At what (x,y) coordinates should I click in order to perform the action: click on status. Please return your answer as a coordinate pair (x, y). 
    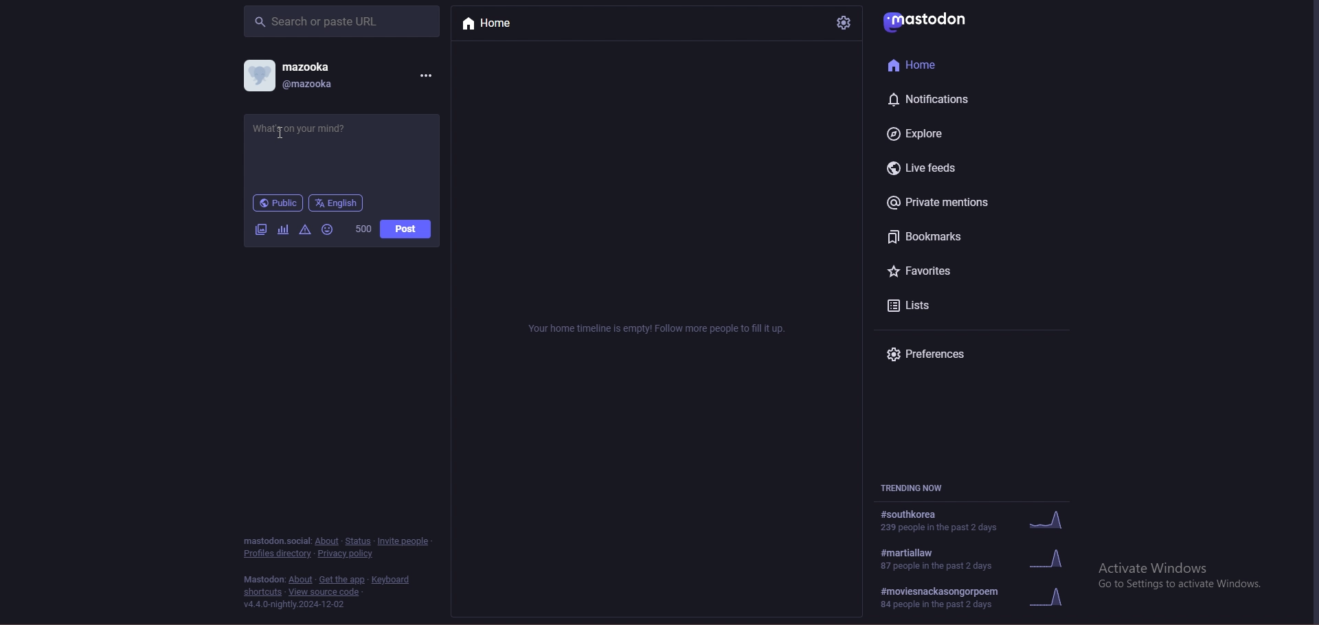
    Looking at the image, I should click on (359, 541).